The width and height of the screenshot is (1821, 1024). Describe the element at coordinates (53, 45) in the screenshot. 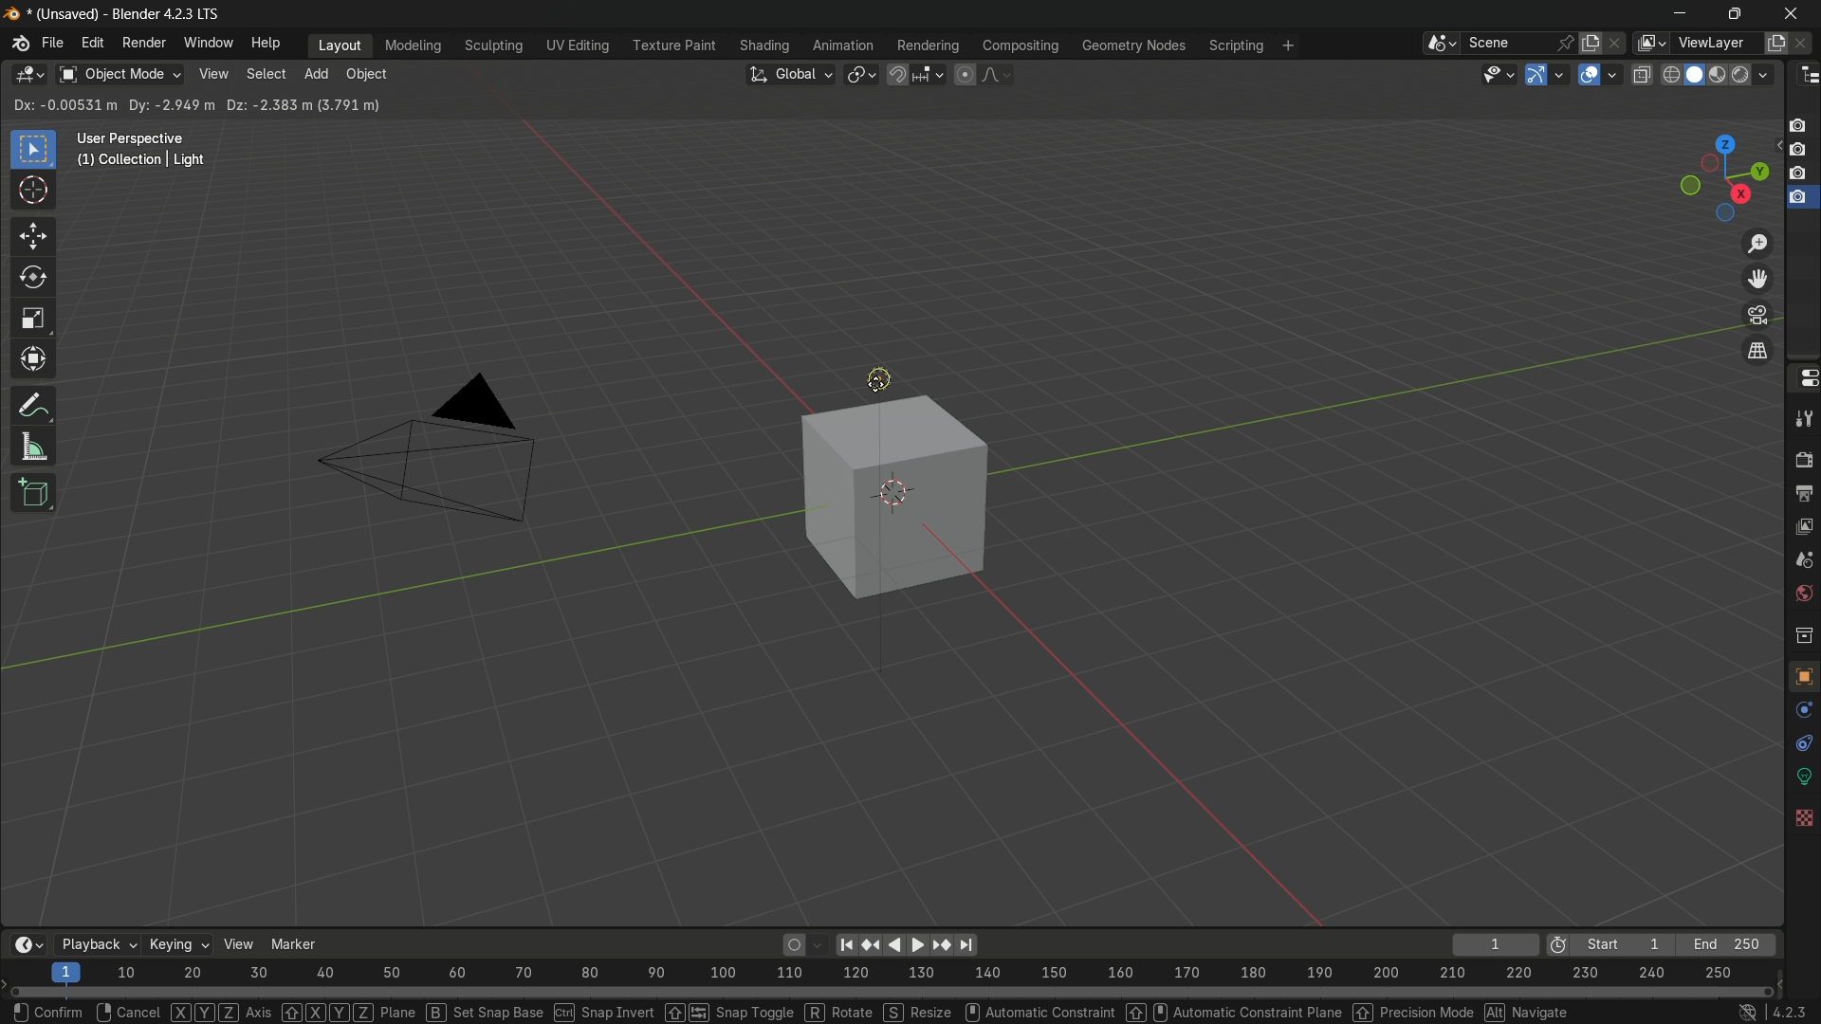

I see `file menu` at that location.